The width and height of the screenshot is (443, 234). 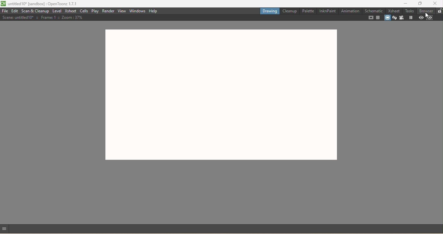 What do you see at coordinates (374, 11) in the screenshot?
I see `Schematic` at bounding box center [374, 11].